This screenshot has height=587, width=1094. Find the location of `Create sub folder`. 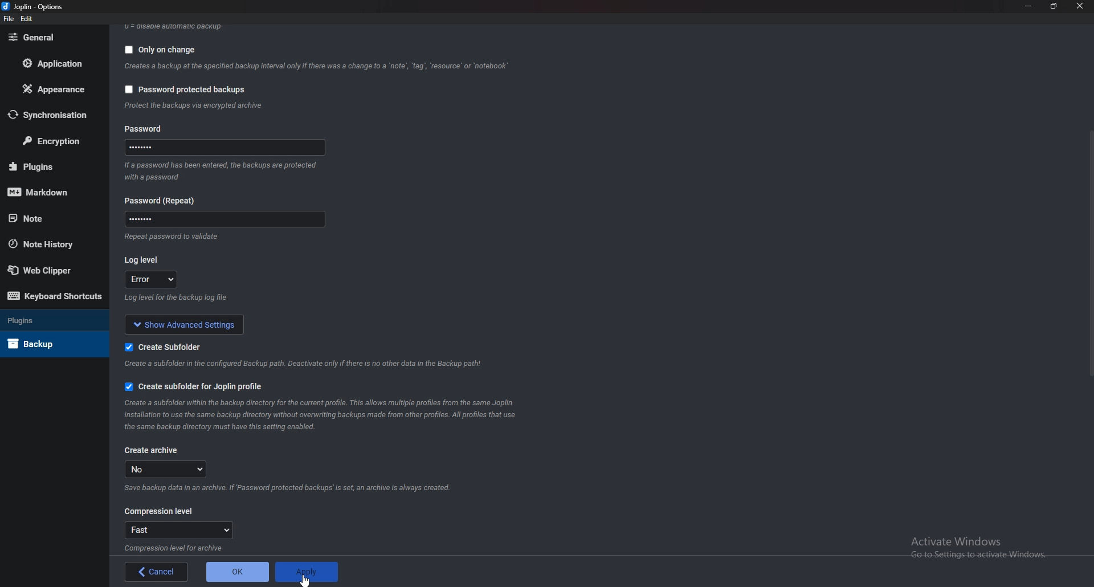

Create sub folder is located at coordinates (166, 348).